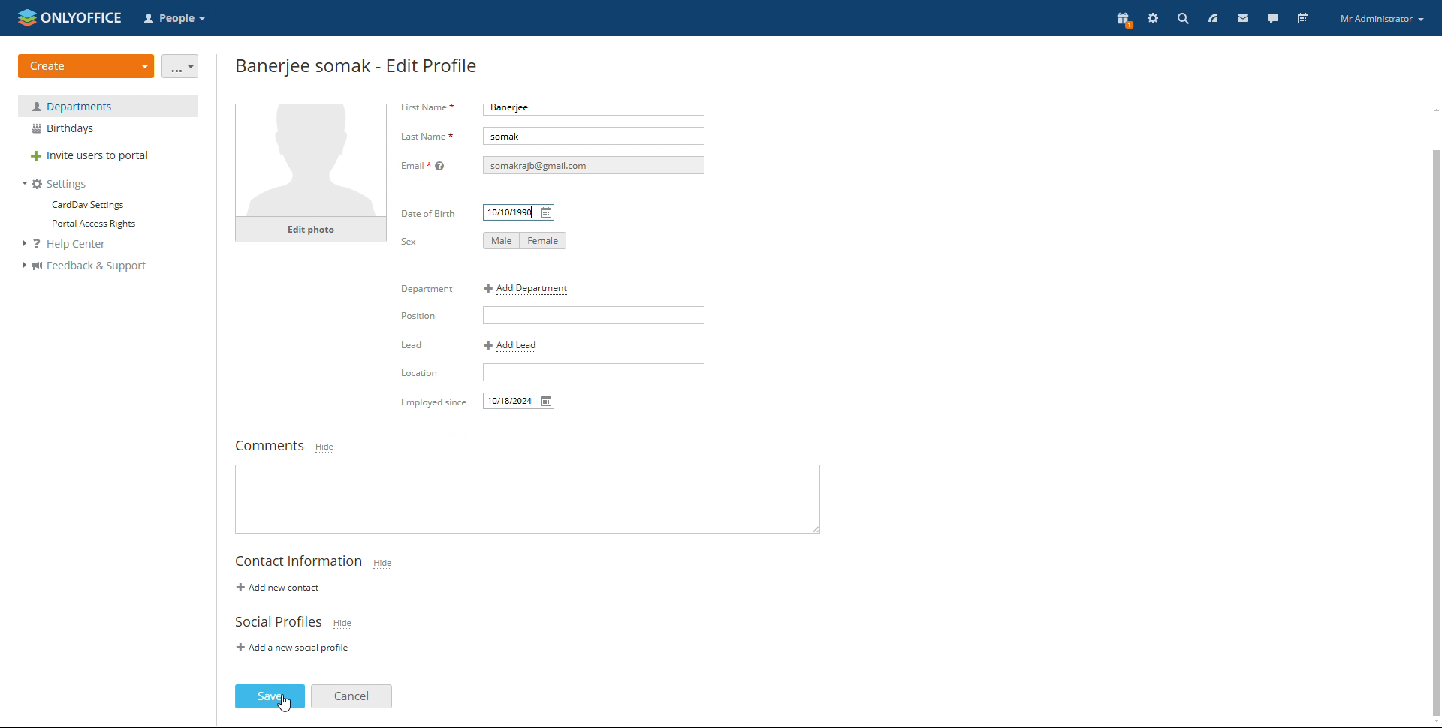 This screenshot has width=1442, height=728. I want to click on mouse pointer, so click(418, 317).